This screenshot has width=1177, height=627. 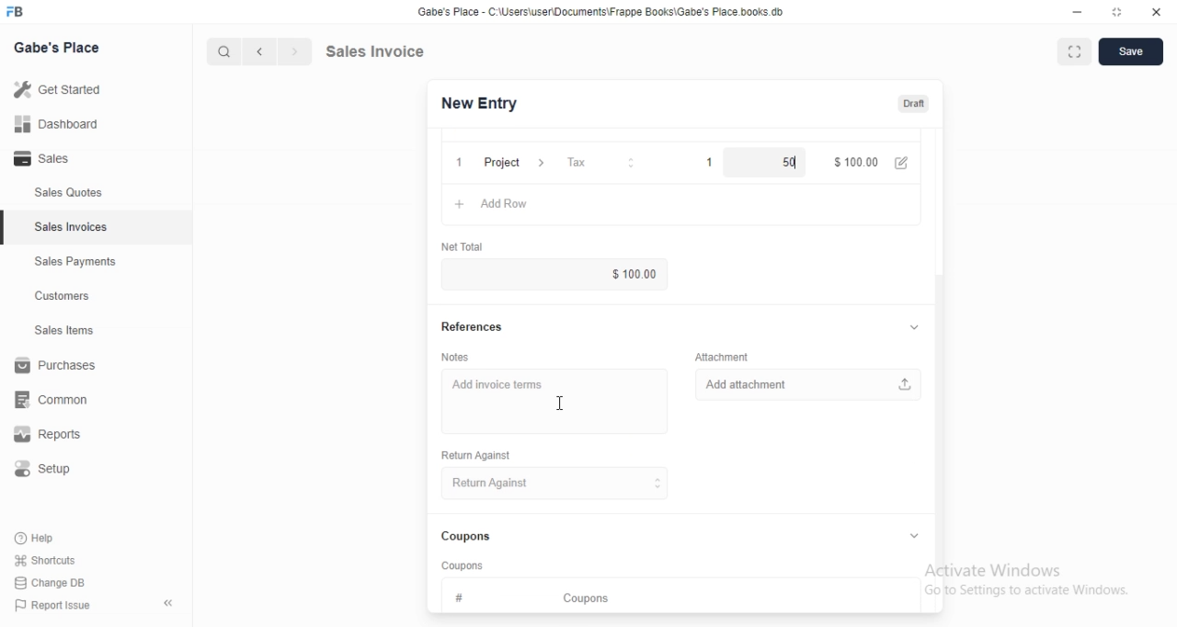 What do you see at coordinates (1069, 14) in the screenshot?
I see `minimize` at bounding box center [1069, 14].